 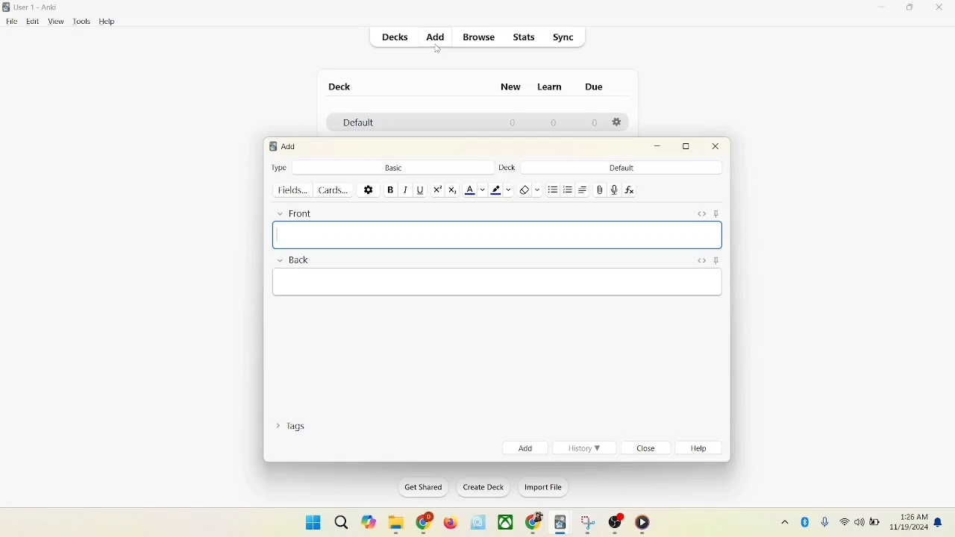 I want to click on applications, so click(x=506, y=523).